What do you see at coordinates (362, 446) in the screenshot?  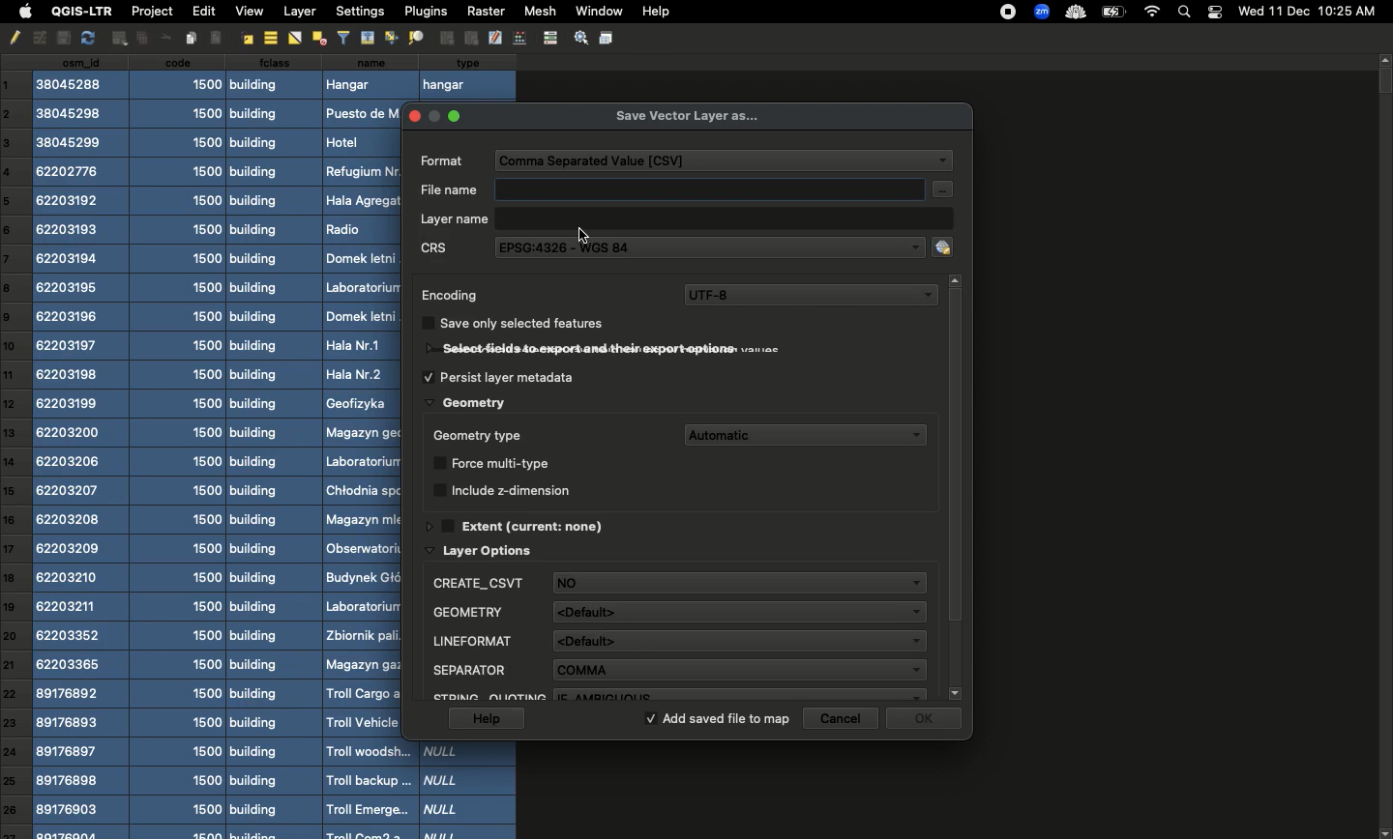 I see `Name` at bounding box center [362, 446].